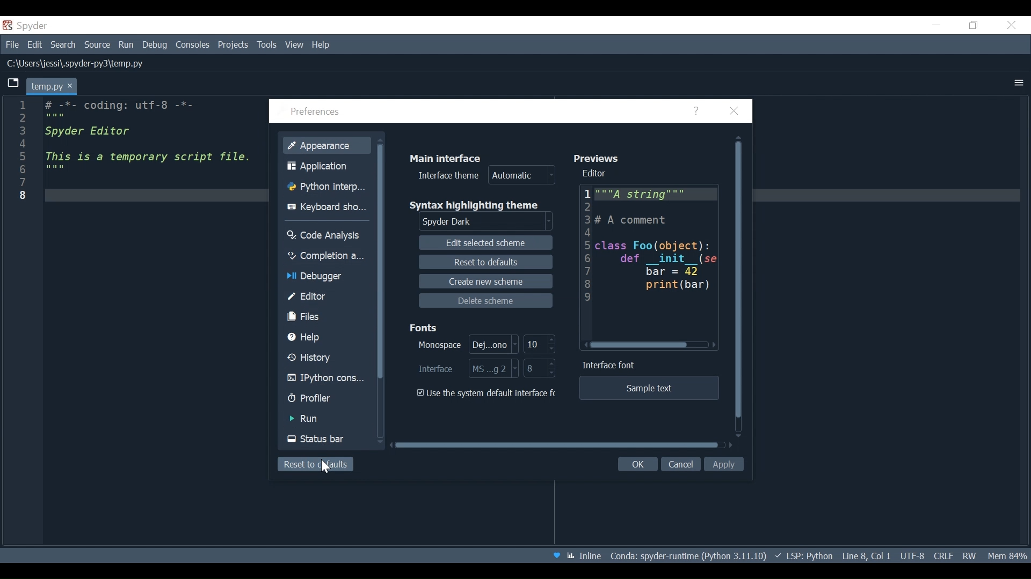  What do you see at coordinates (144, 151) in the screenshot?
I see `Editor - Code (# coding: utf-8 Spyder Editor This is a temporary script file.)` at bounding box center [144, 151].